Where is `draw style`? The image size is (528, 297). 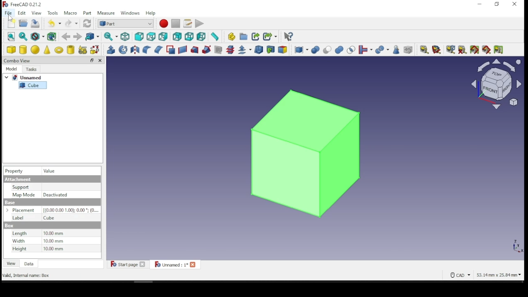 draw style is located at coordinates (38, 37).